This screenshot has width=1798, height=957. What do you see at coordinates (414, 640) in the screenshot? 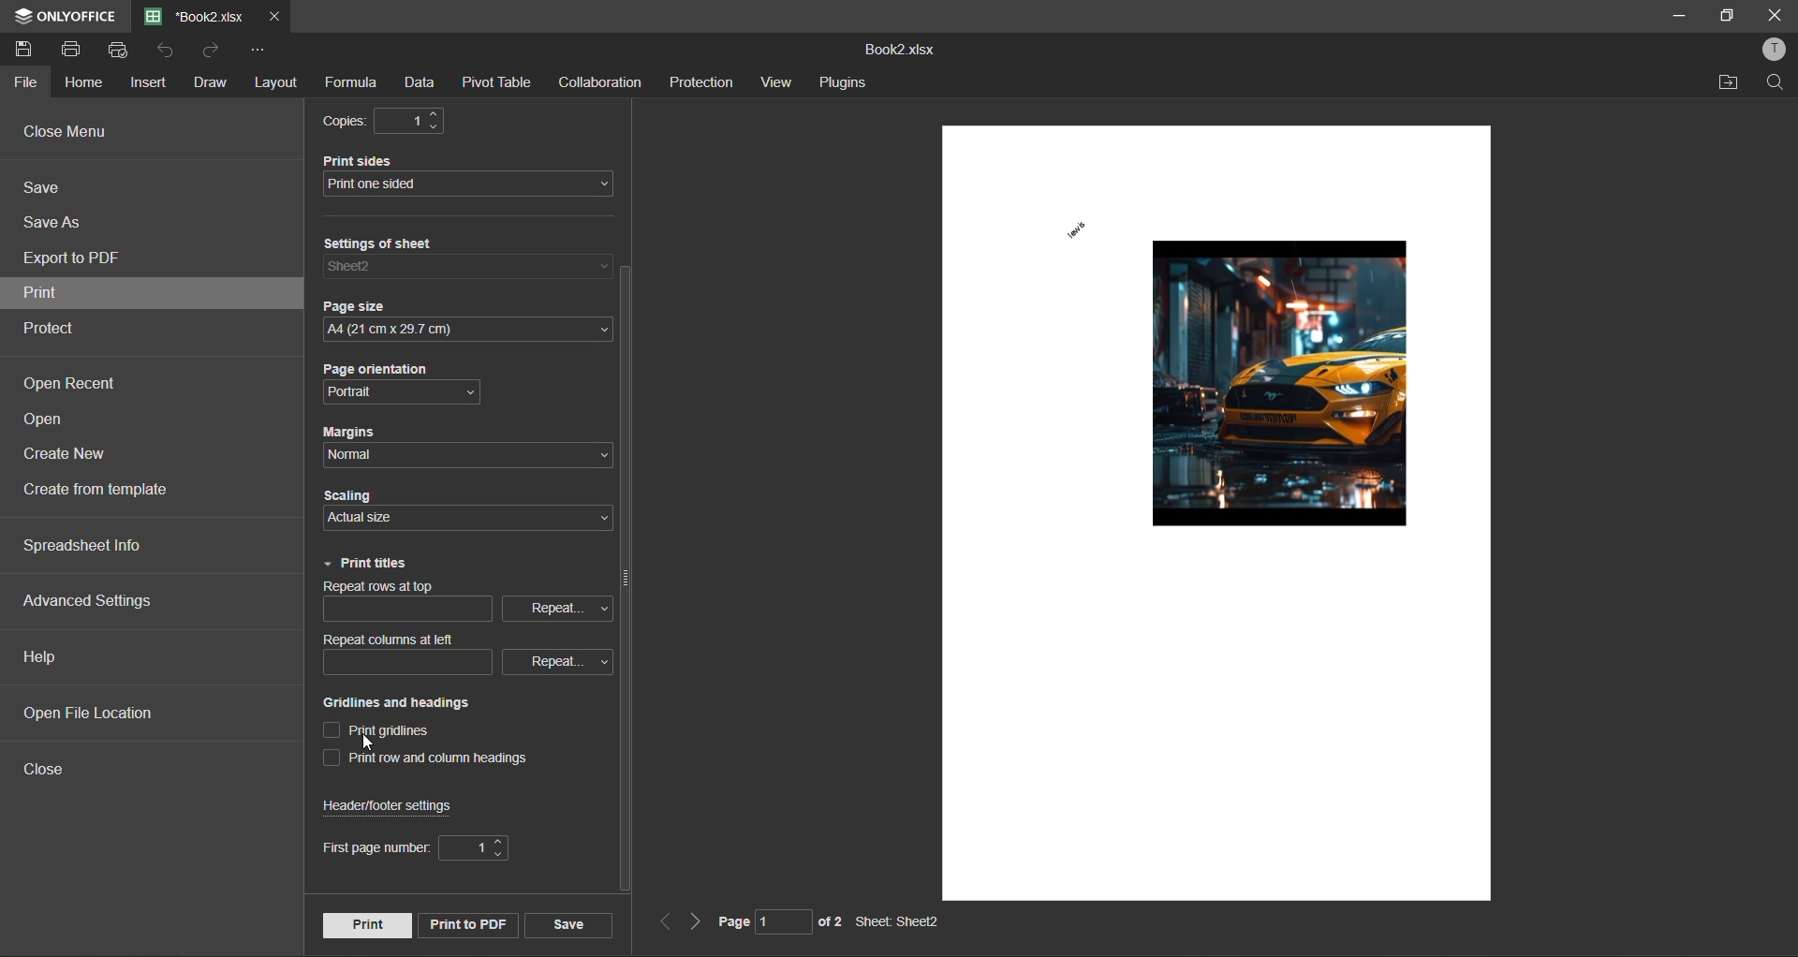
I see `repeat columns at left` at bounding box center [414, 640].